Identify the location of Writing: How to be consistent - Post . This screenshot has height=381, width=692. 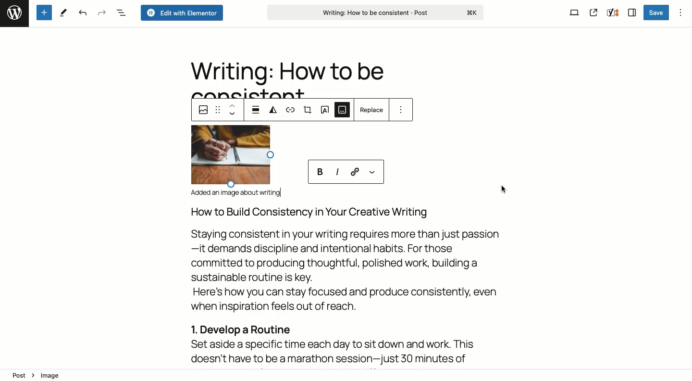
(377, 13).